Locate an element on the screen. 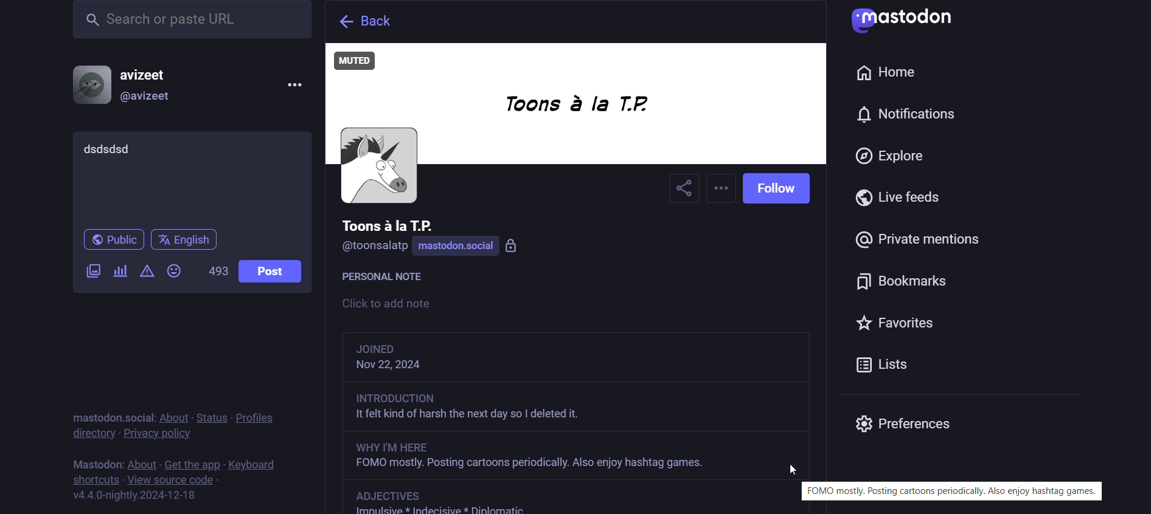 This screenshot has height=514, width=1151. whats on your mind is located at coordinates (190, 177).